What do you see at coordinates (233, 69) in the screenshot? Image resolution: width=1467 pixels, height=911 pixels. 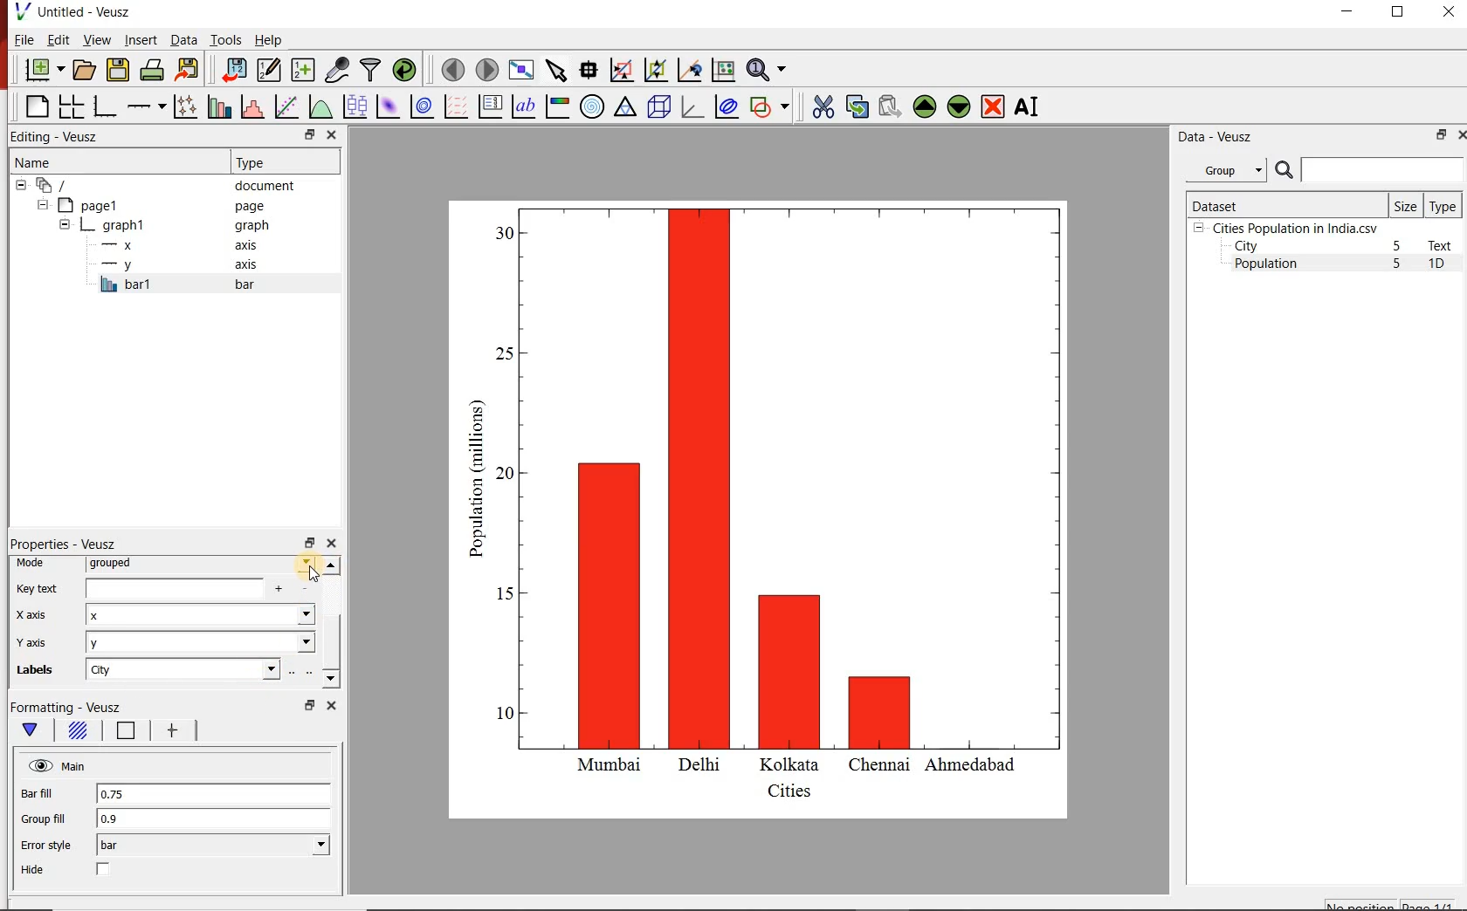 I see `import data into Veusz` at bounding box center [233, 69].